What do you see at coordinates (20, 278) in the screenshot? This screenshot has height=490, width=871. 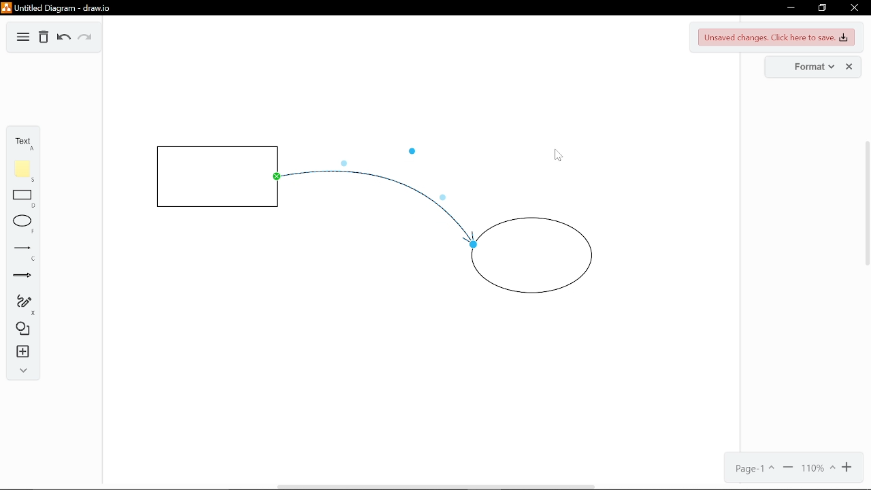 I see `Arrow` at bounding box center [20, 278].